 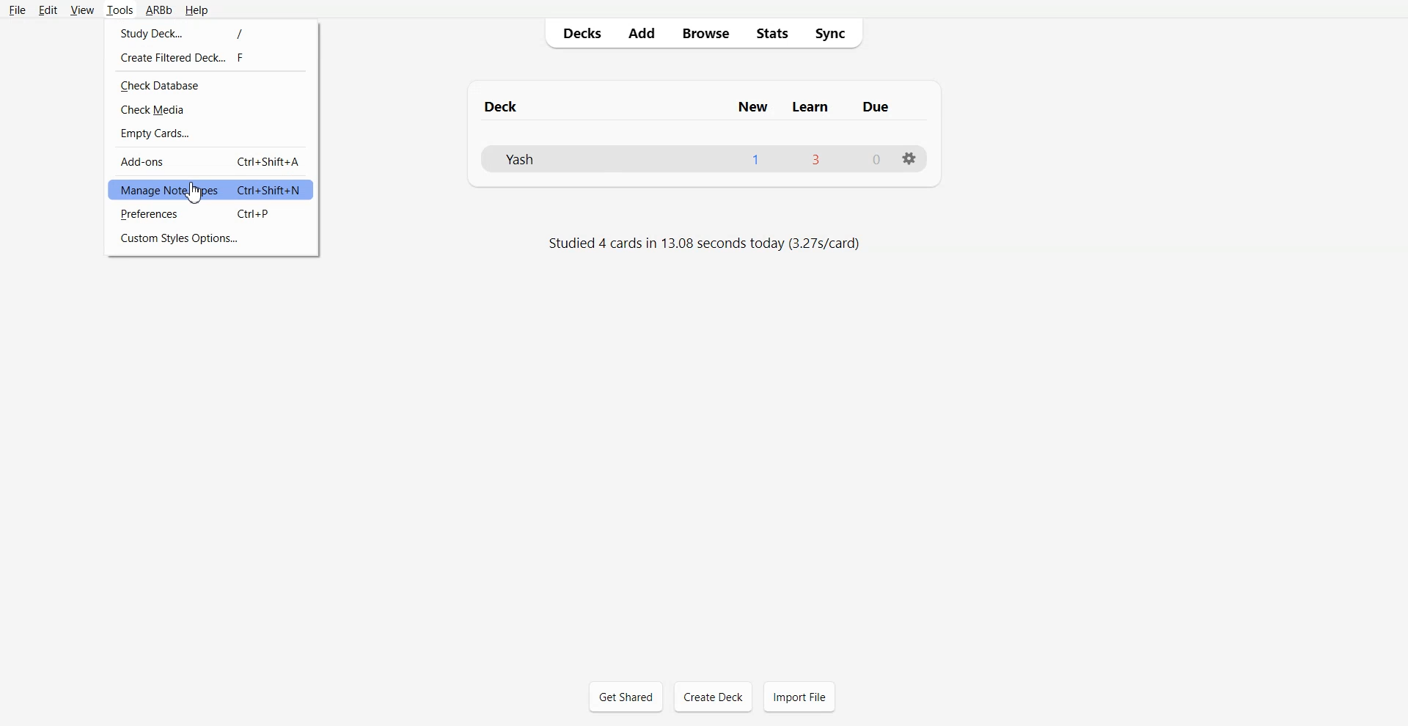 What do you see at coordinates (626, 697) in the screenshot?
I see `Get Shared` at bounding box center [626, 697].